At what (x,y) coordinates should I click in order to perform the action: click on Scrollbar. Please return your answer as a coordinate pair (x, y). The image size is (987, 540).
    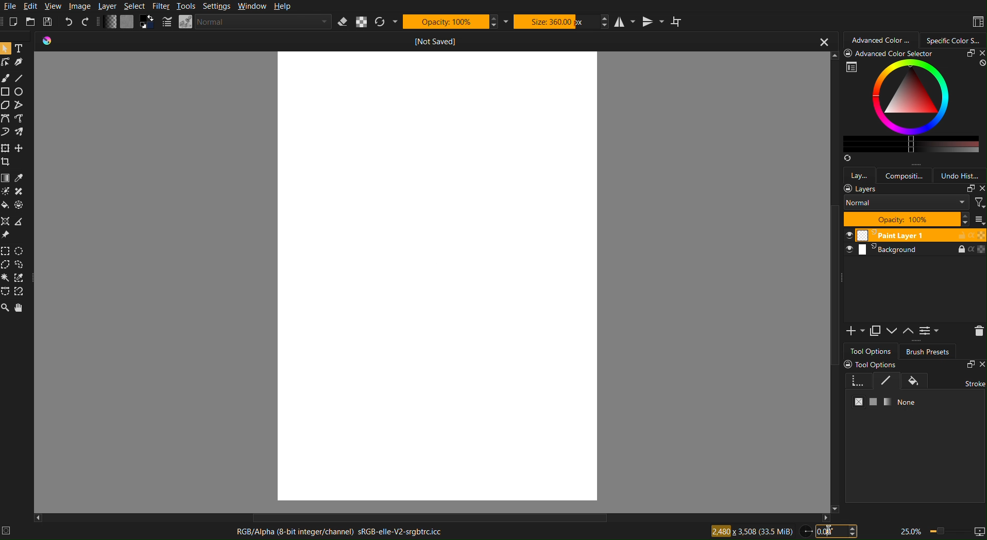
    Looking at the image, I should click on (835, 280).